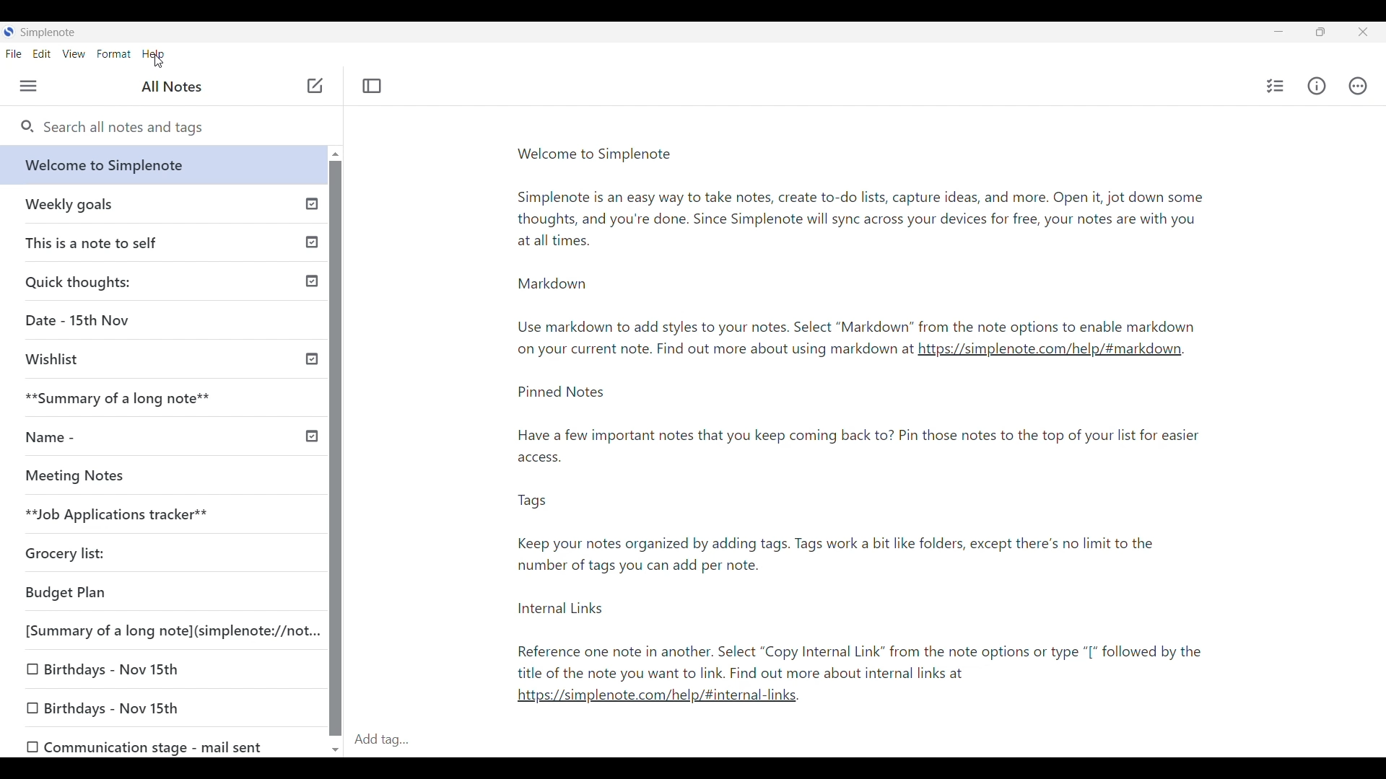 Image resolution: width=1386 pixels, height=779 pixels. I want to click on Show interface in a smaller tab, so click(1320, 32).